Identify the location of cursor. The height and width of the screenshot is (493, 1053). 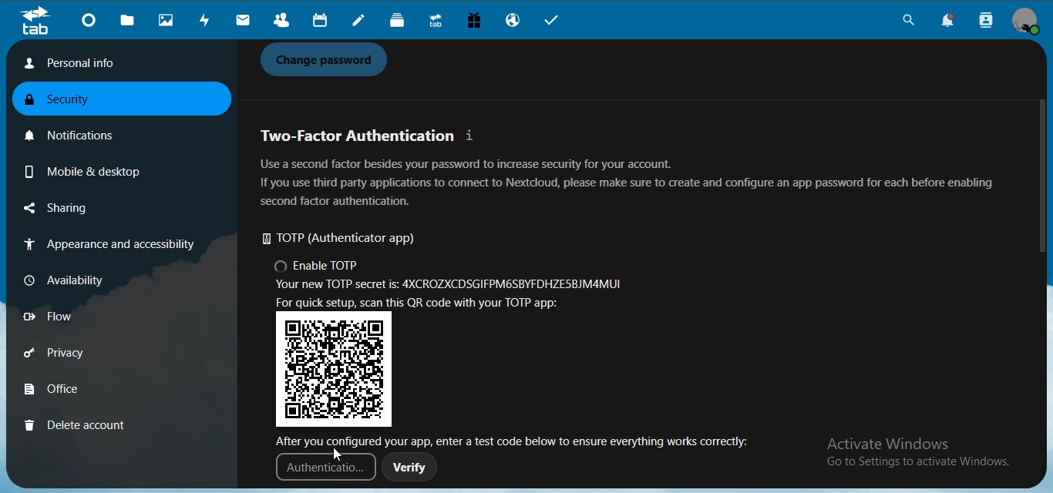
(338, 454).